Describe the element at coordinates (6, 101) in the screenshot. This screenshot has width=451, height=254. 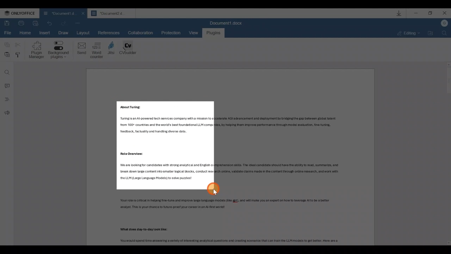
I see `Headings` at that location.